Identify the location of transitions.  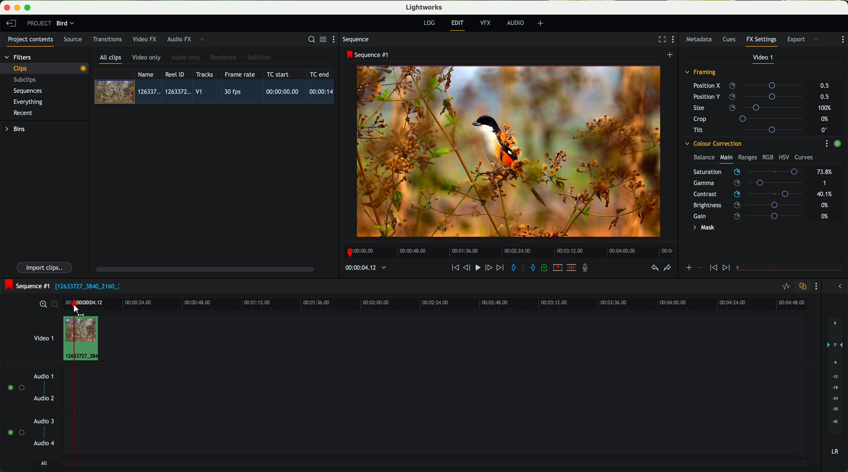
(107, 39).